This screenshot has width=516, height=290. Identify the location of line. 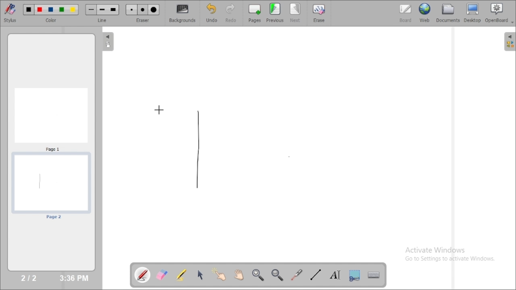
(198, 148).